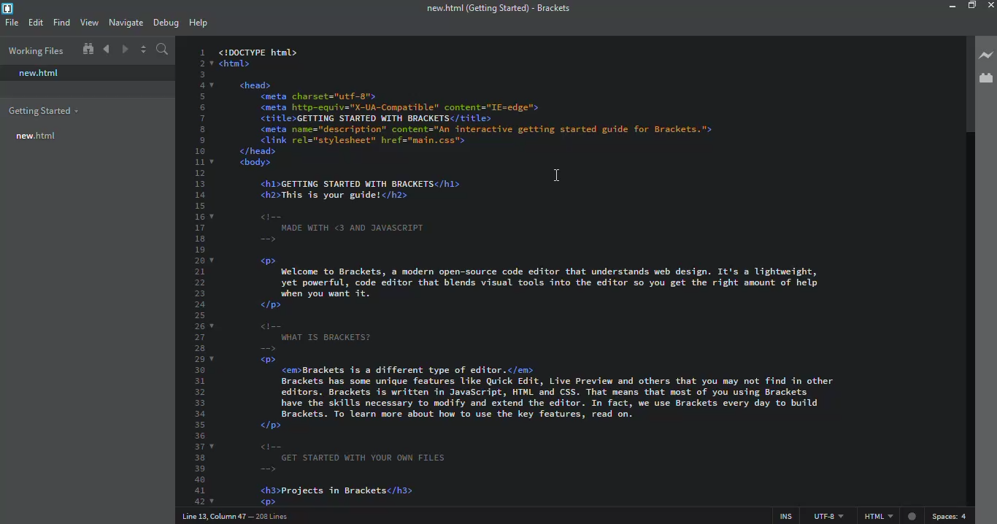  Describe the element at coordinates (783, 515) in the screenshot. I see `ins` at that location.